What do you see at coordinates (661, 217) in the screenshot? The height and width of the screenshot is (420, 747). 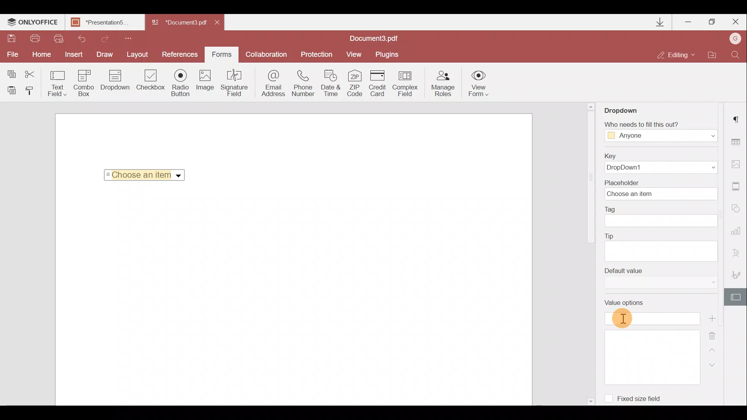 I see `Tag` at bounding box center [661, 217].